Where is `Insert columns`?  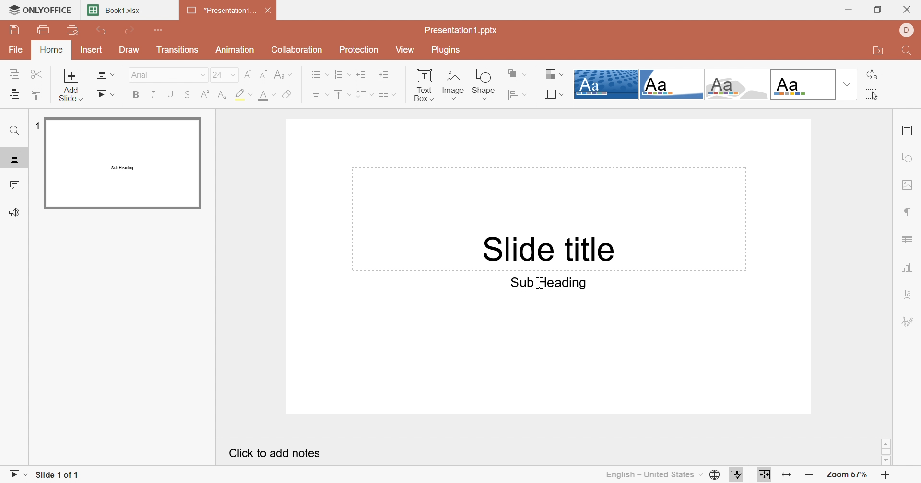
Insert columns is located at coordinates (389, 94).